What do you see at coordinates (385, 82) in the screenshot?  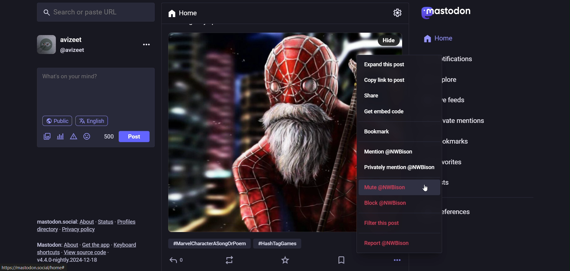 I see `copy link to post` at bounding box center [385, 82].